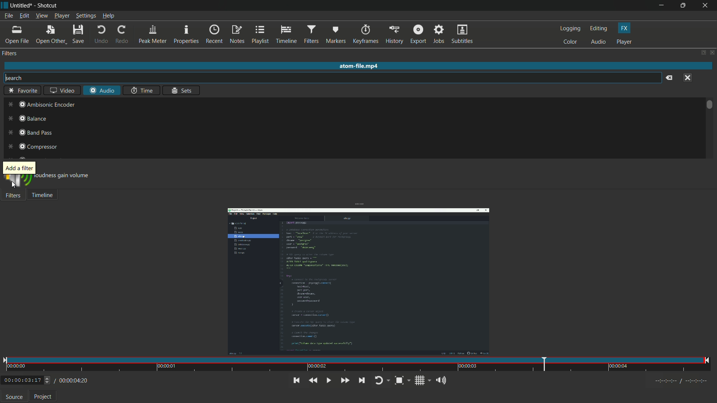  What do you see at coordinates (682, 382) in the screenshot?
I see `Timecodes` at bounding box center [682, 382].